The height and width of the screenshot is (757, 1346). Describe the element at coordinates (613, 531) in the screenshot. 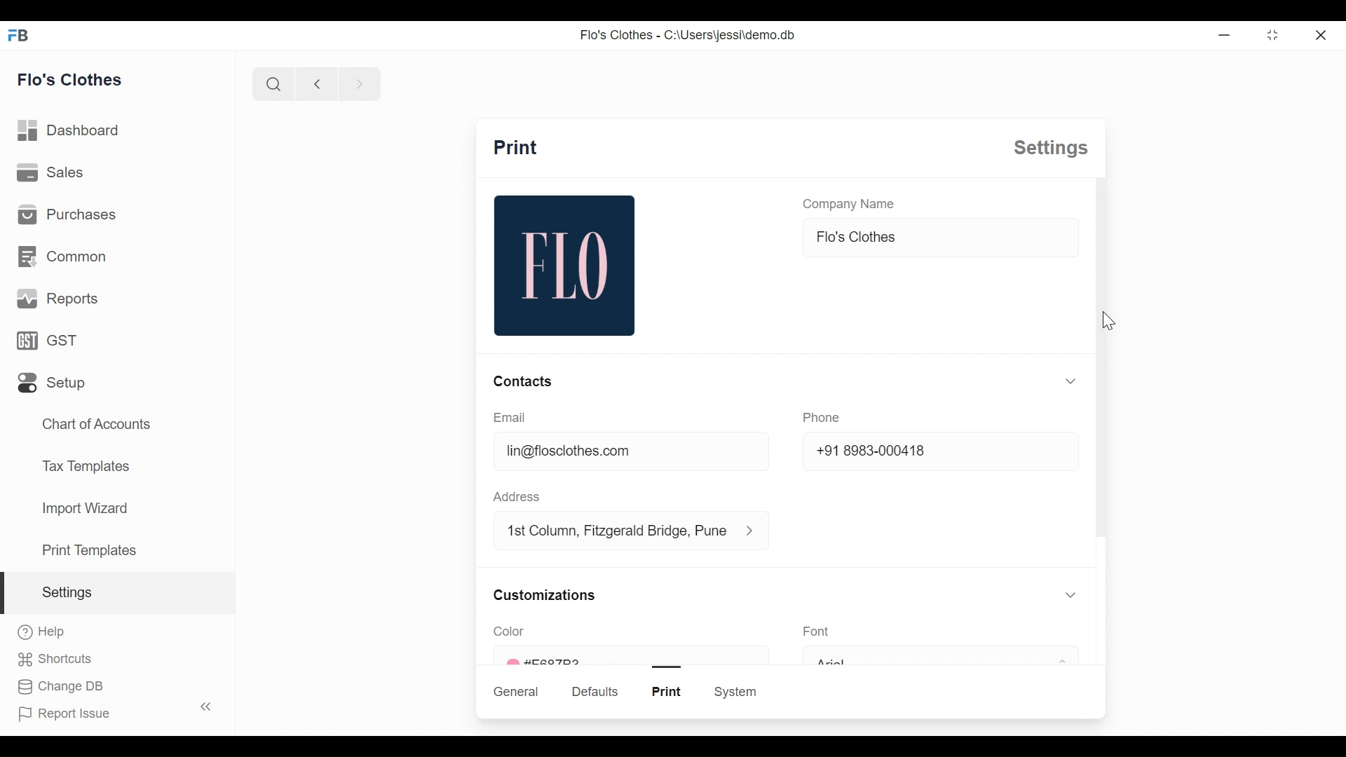

I see `1st column, fitzgerald bridge, Pune` at that location.